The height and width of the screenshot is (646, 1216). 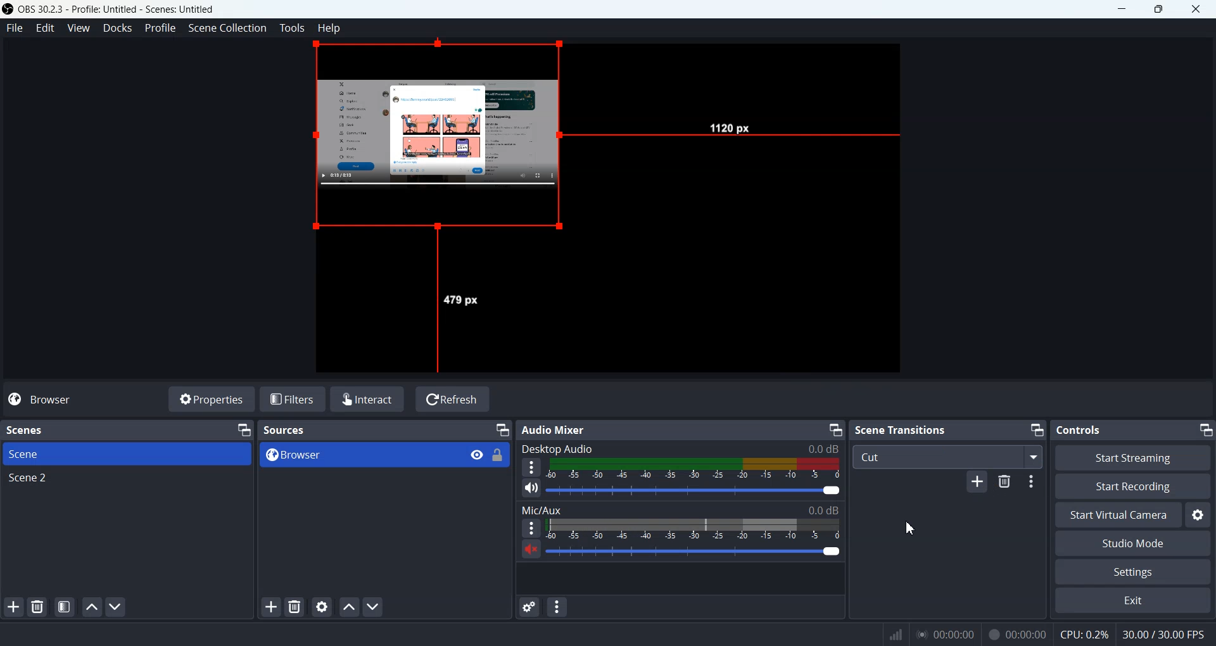 I want to click on Minimize, so click(x=835, y=429).